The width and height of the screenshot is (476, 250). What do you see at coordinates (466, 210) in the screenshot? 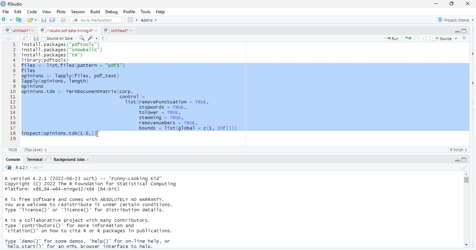
I see `vertical scroll bar` at bounding box center [466, 210].